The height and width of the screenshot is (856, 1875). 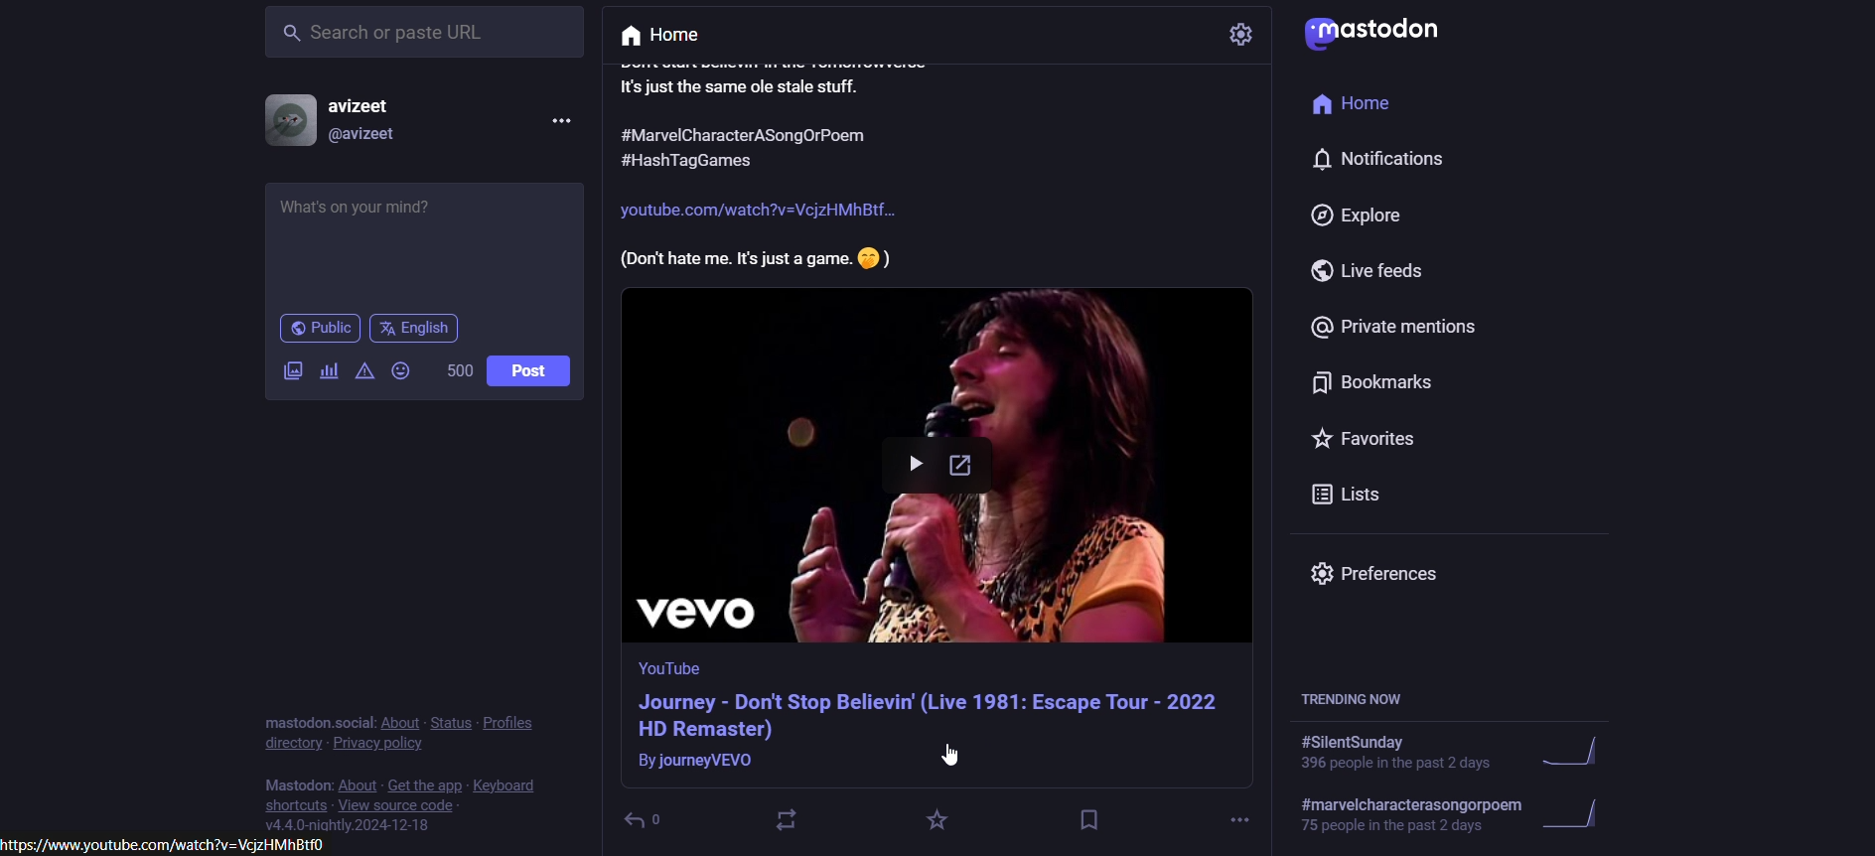 I want to click on text, so click(x=294, y=786).